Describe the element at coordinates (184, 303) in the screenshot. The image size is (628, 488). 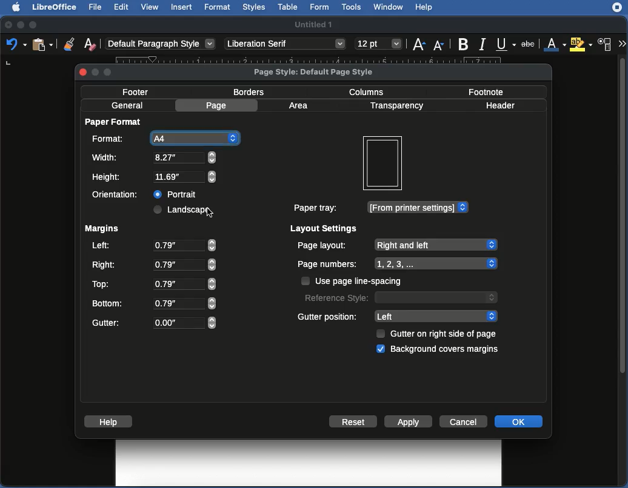
I see `0.79"` at that location.